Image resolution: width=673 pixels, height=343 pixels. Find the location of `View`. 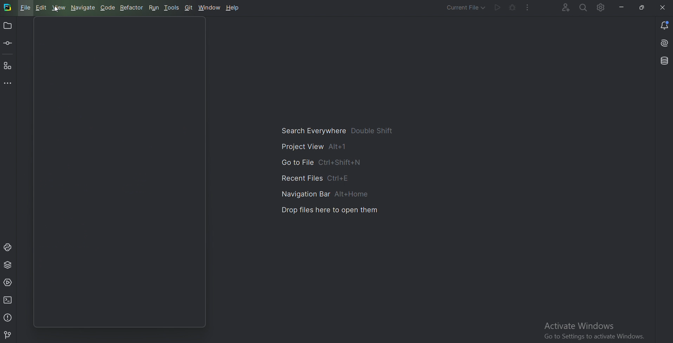

View is located at coordinates (59, 7).